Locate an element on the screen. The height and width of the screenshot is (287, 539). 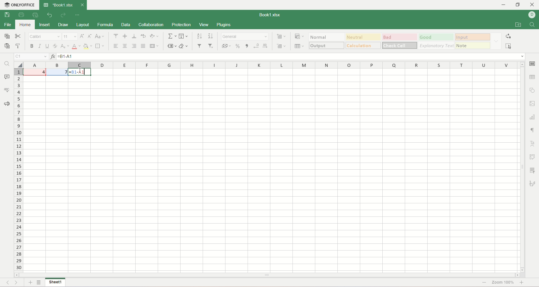
row number is located at coordinates (19, 168).